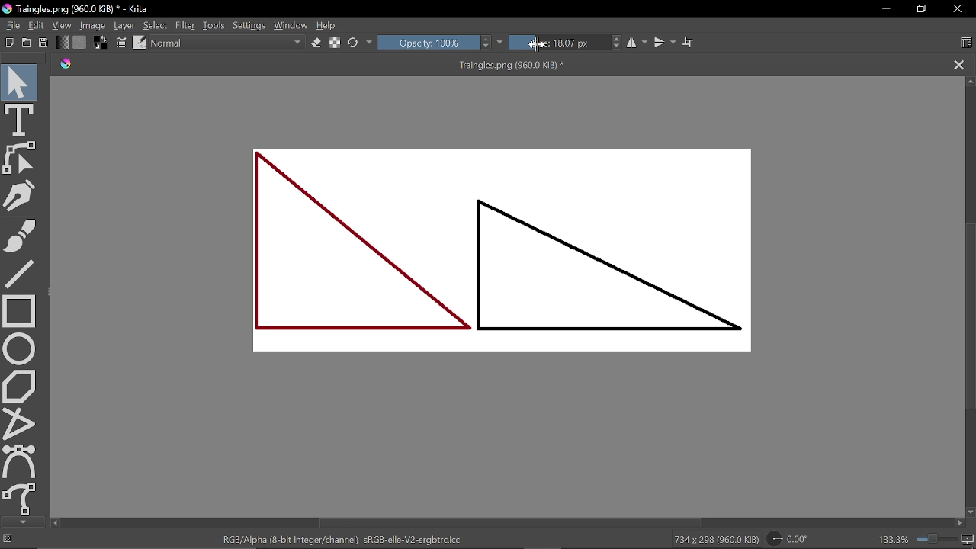 The width and height of the screenshot is (976, 549). Describe the element at coordinates (27, 43) in the screenshot. I see `Open as existing document` at that location.